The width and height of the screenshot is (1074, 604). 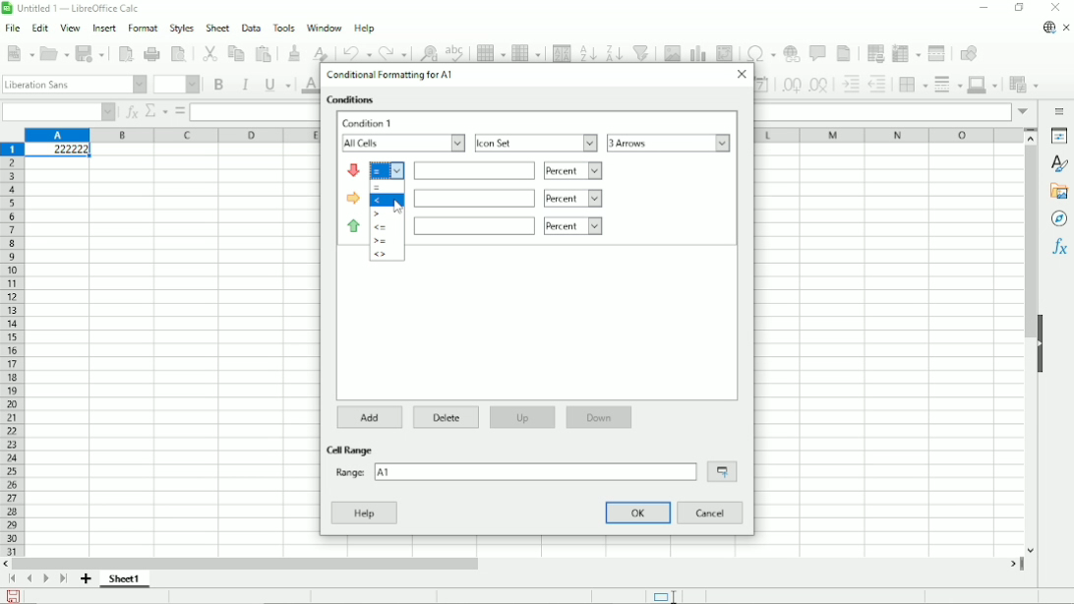 What do you see at coordinates (352, 100) in the screenshot?
I see `Conditions` at bounding box center [352, 100].